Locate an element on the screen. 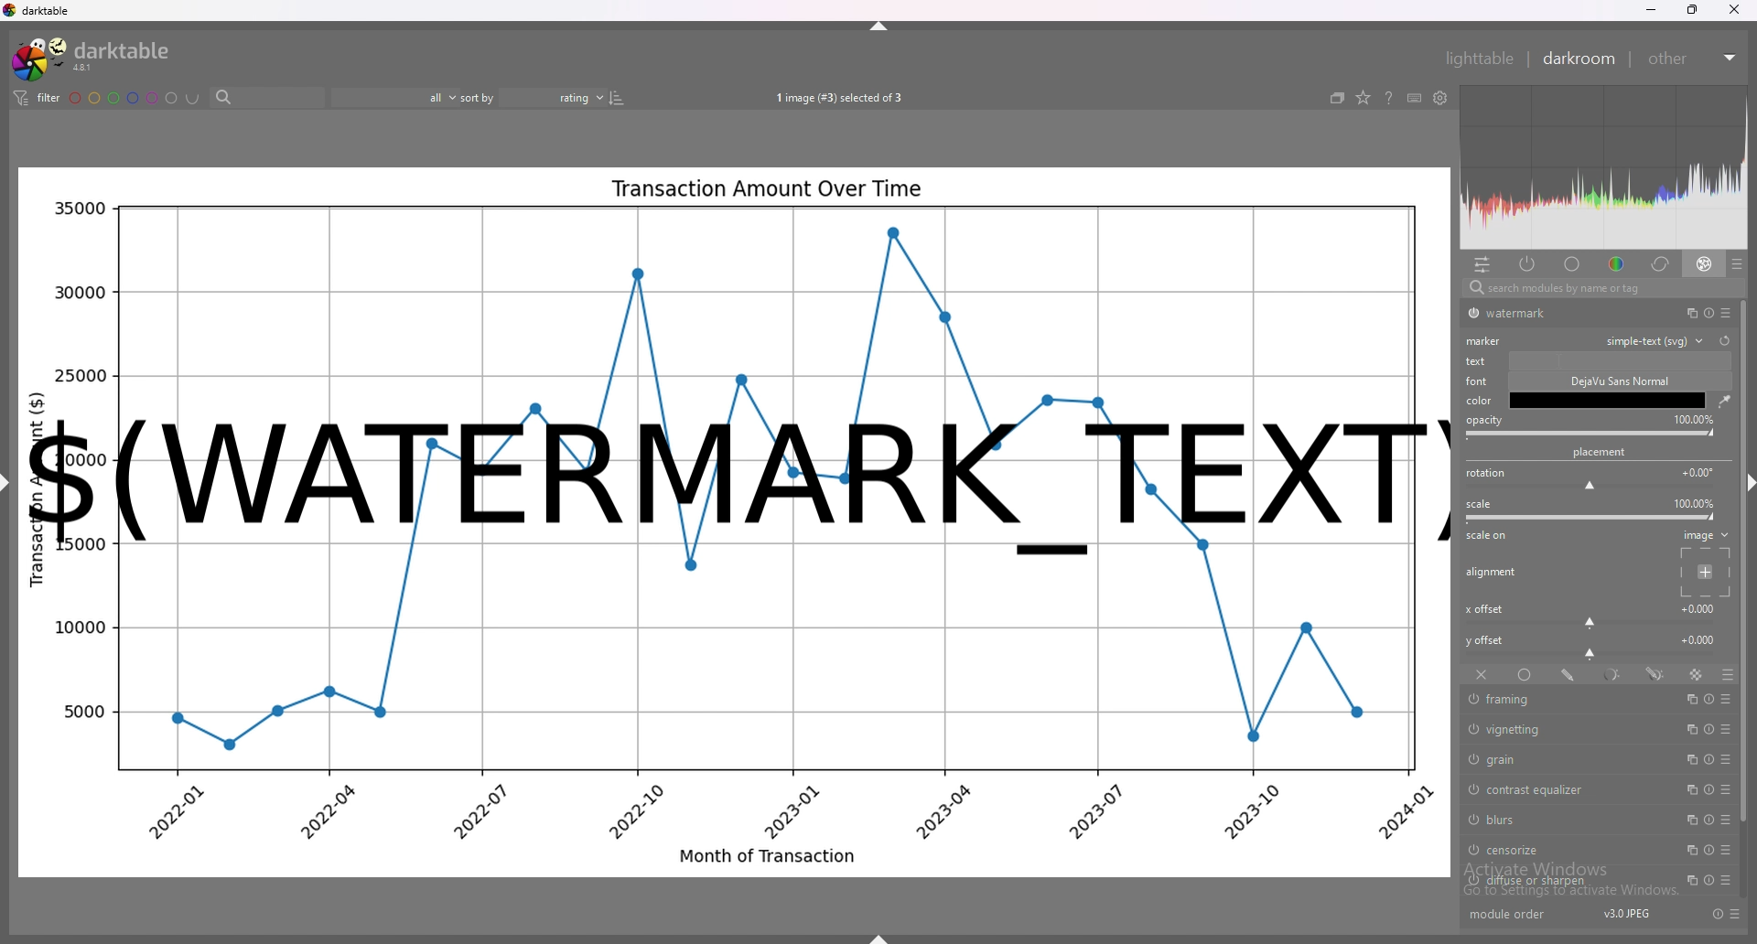 Image resolution: width=1757 pixels, height=944 pixels. module order is located at coordinates (1516, 916).